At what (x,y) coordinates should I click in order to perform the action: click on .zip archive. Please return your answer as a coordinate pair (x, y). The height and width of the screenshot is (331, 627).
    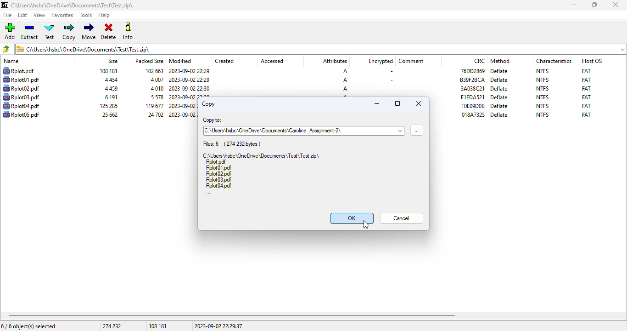
    Looking at the image, I should click on (72, 5).